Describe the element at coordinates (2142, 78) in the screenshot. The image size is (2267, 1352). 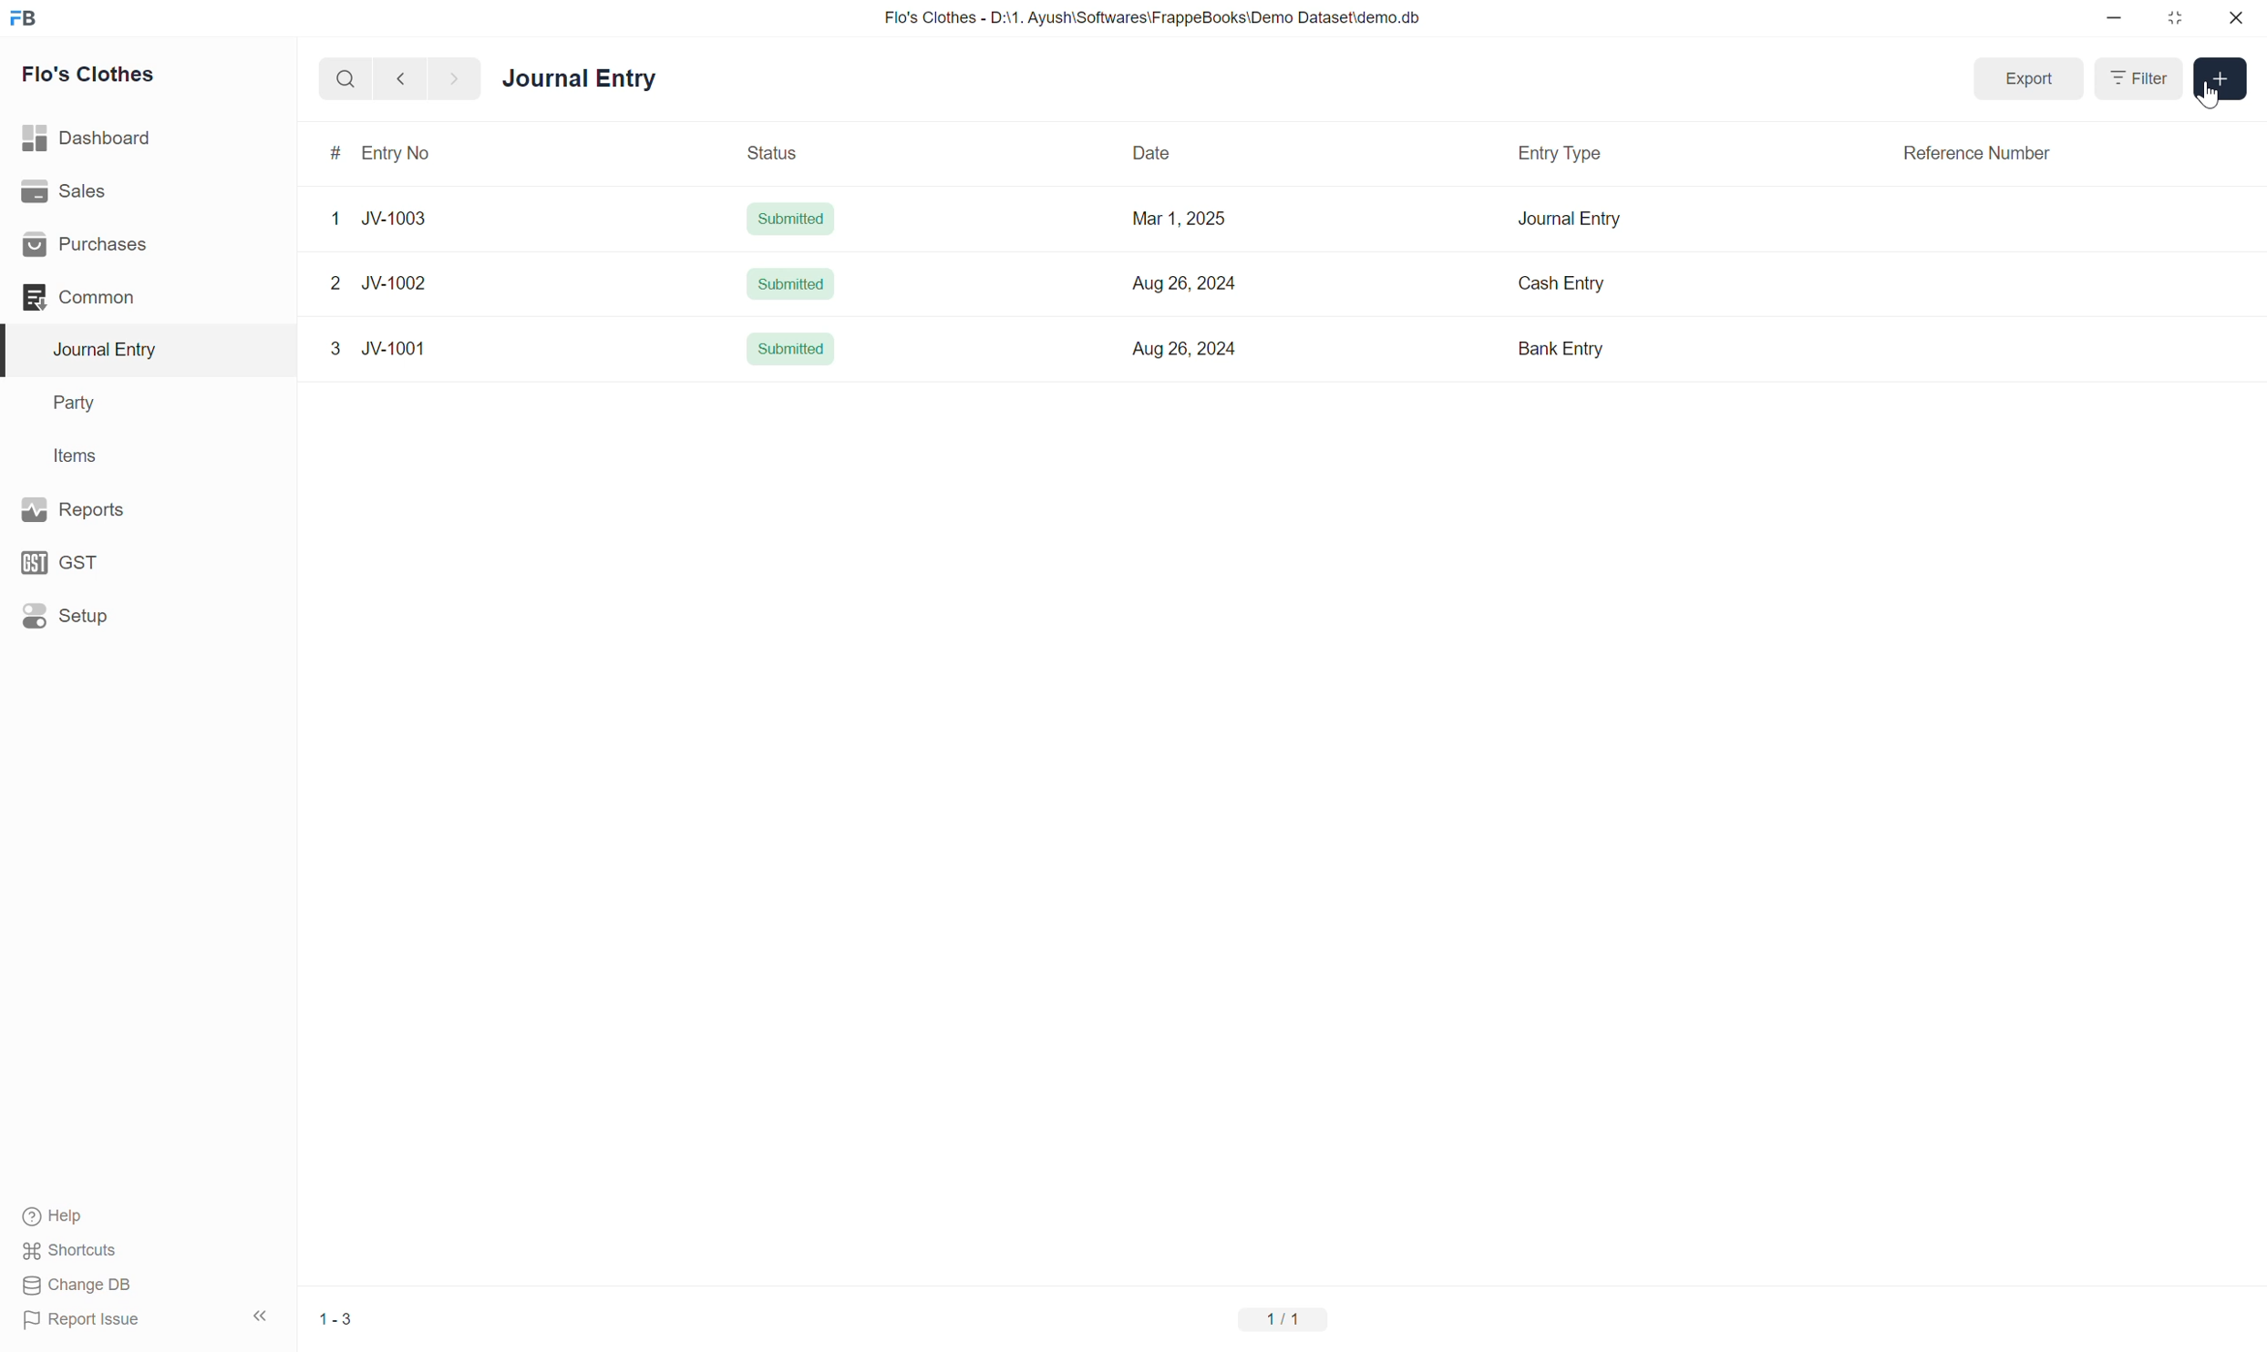
I see `Filter` at that location.